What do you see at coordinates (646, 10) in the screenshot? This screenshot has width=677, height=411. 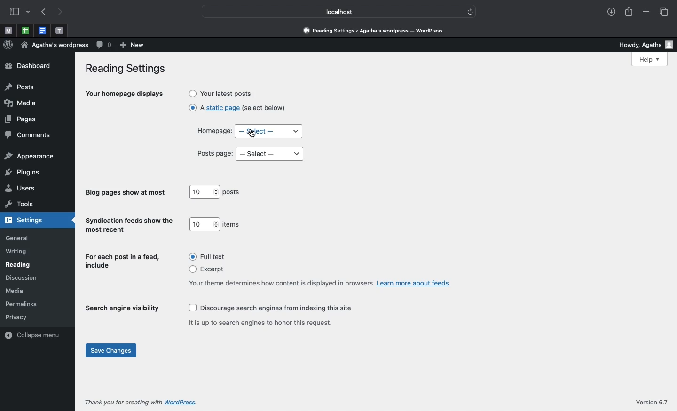 I see `Add new tab` at bounding box center [646, 10].